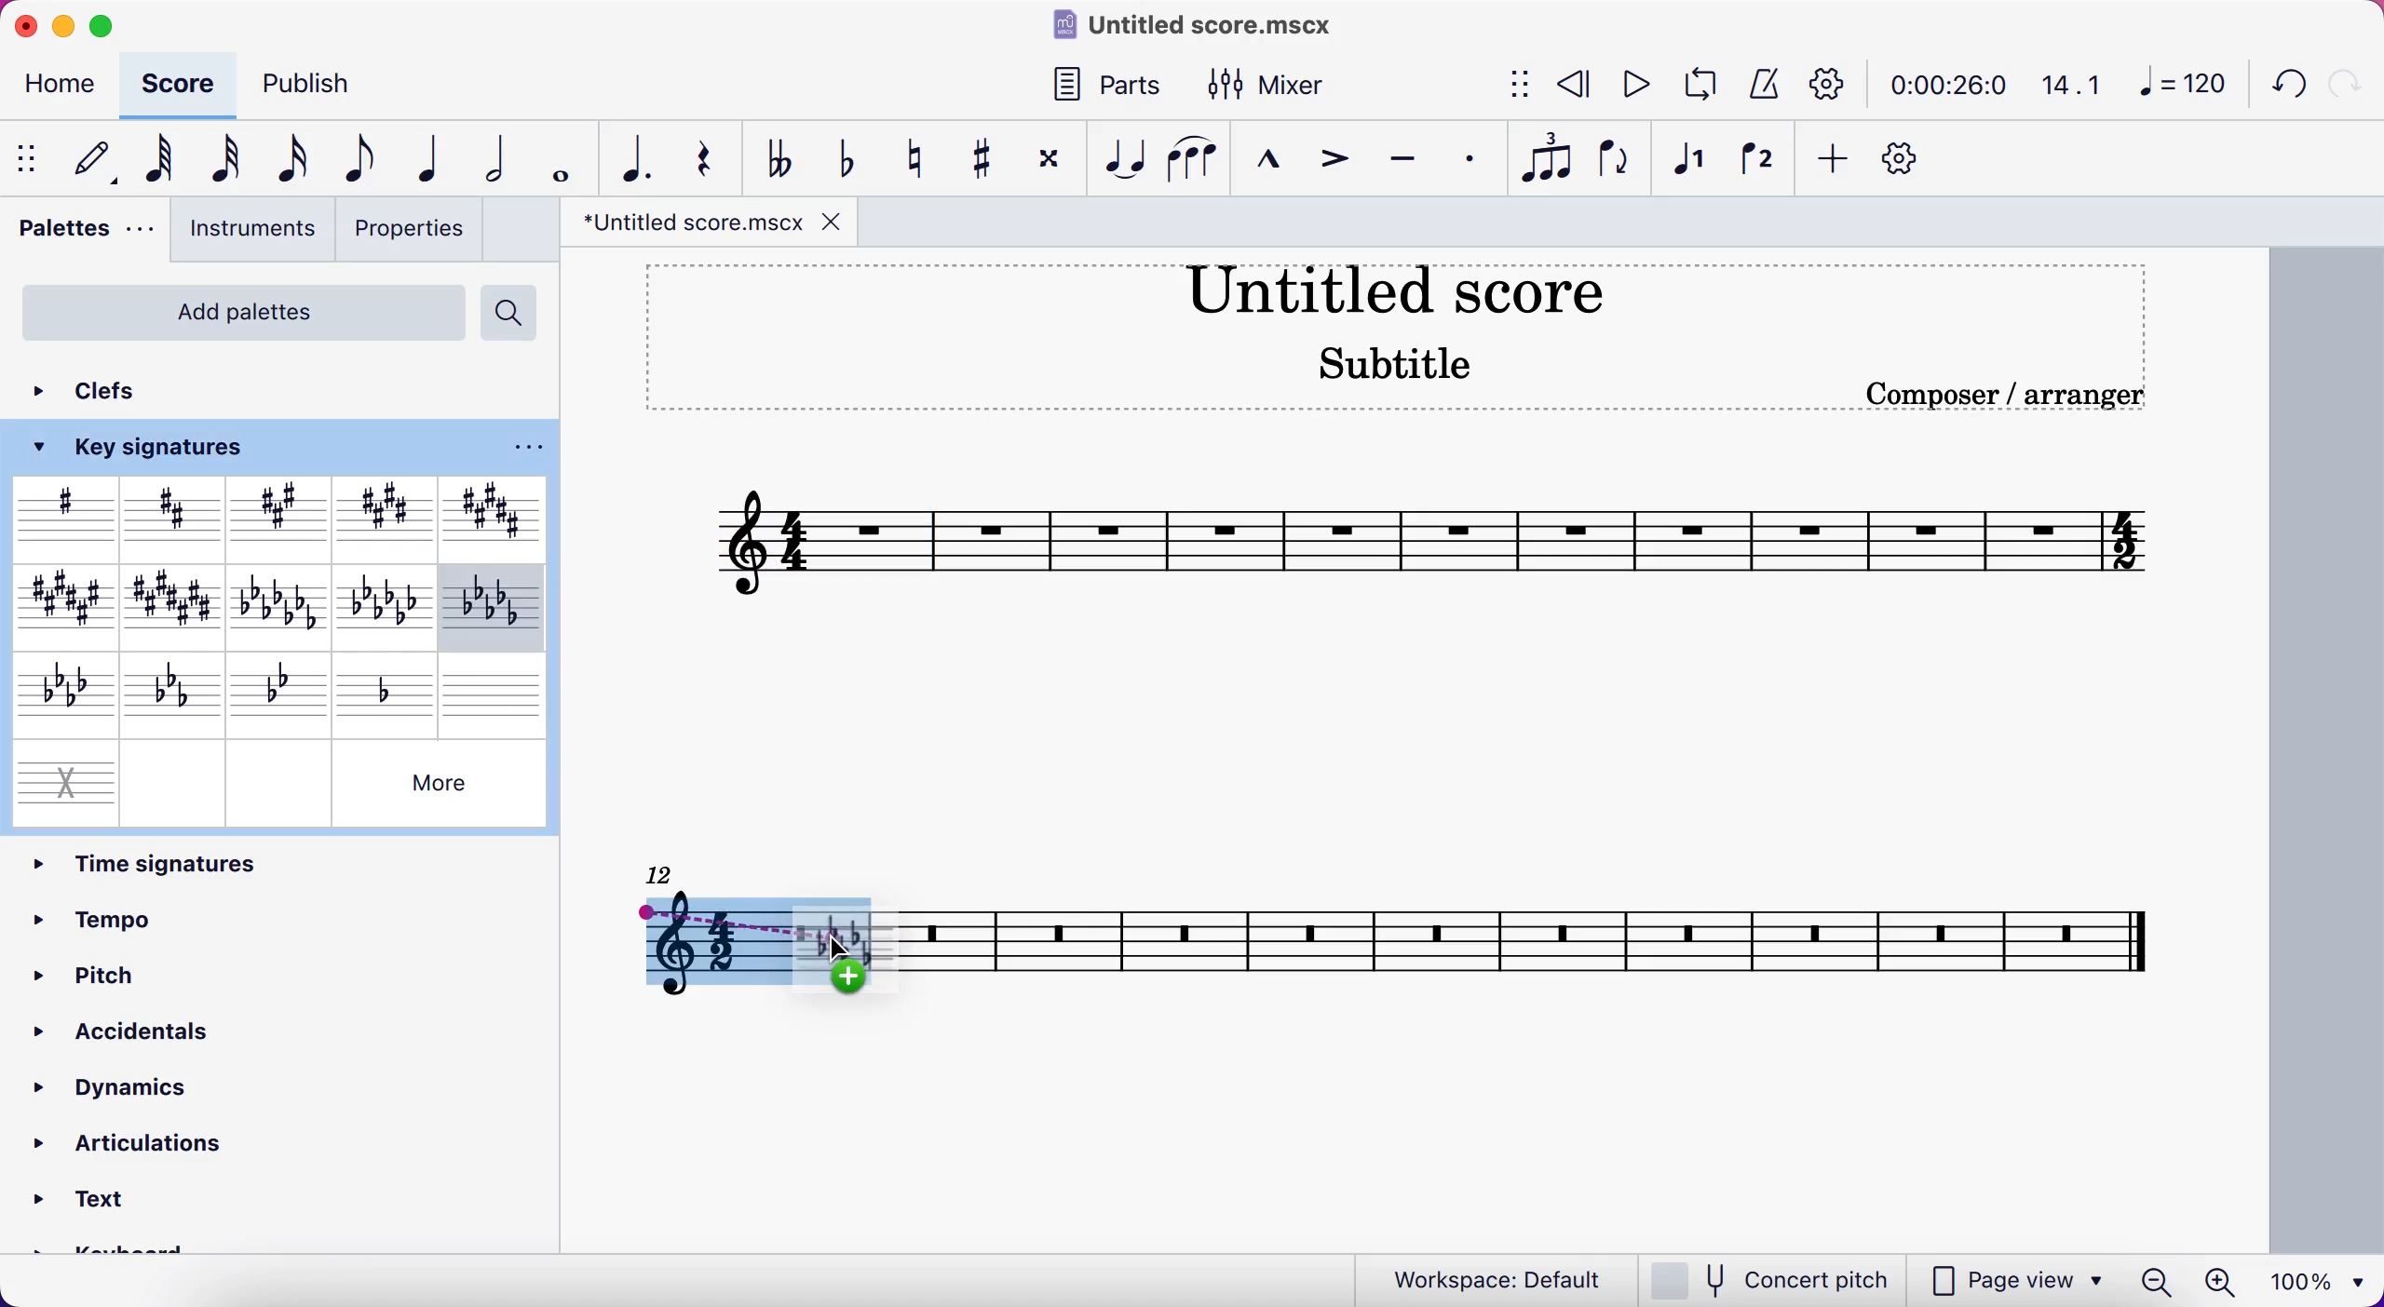 The image size is (2384, 1307). What do you see at coordinates (2071, 80) in the screenshot?
I see `14.1` at bounding box center [2071, 80].